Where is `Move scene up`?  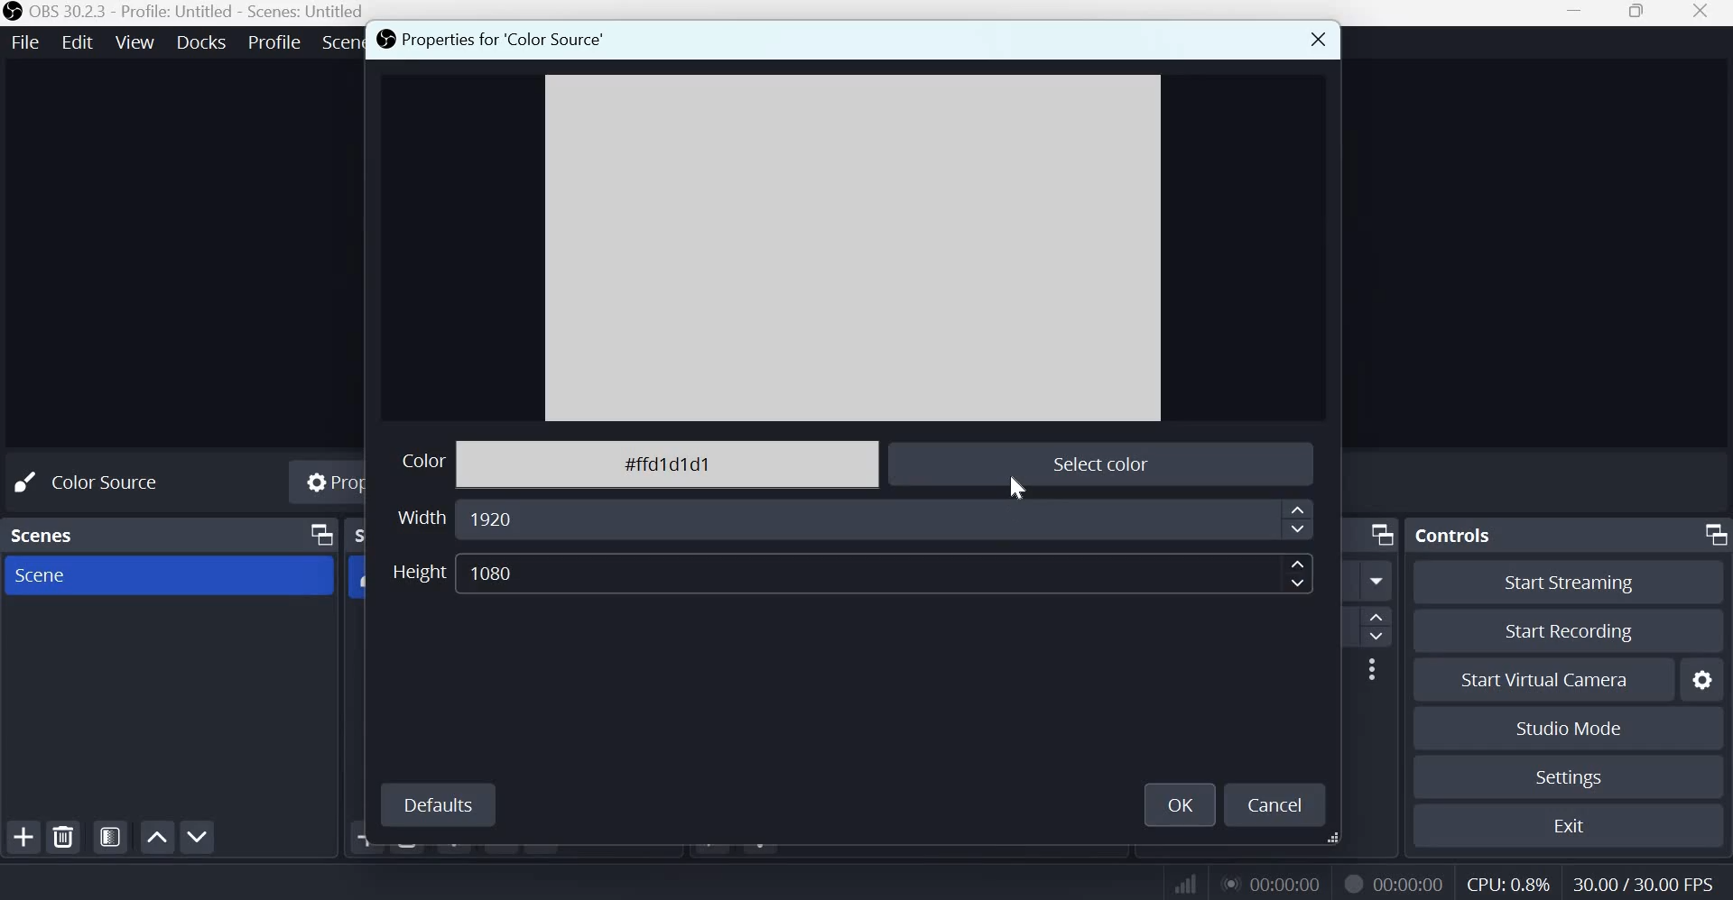 Move scene up is located at coordinates (156, 837).